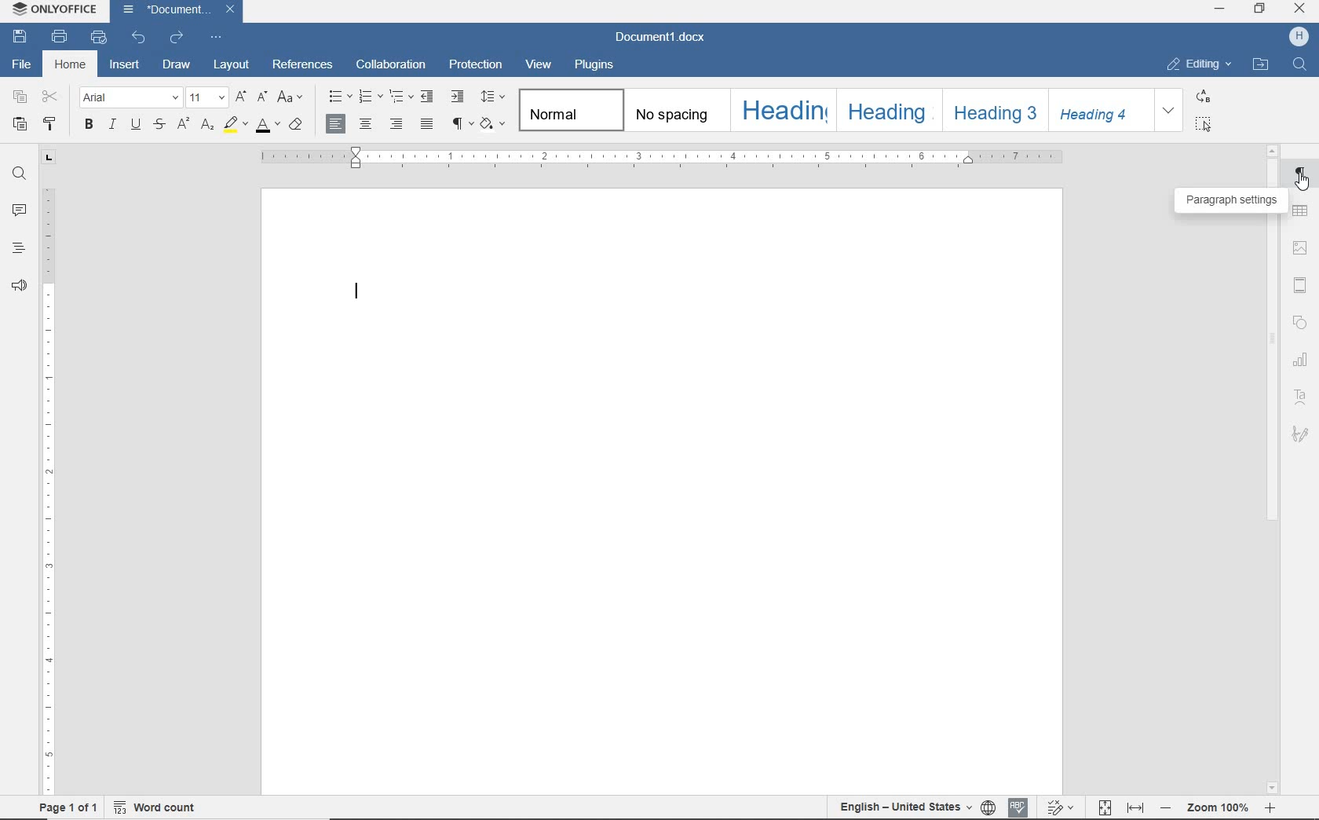  I want to click on RESTORE, so click(1261, 10).